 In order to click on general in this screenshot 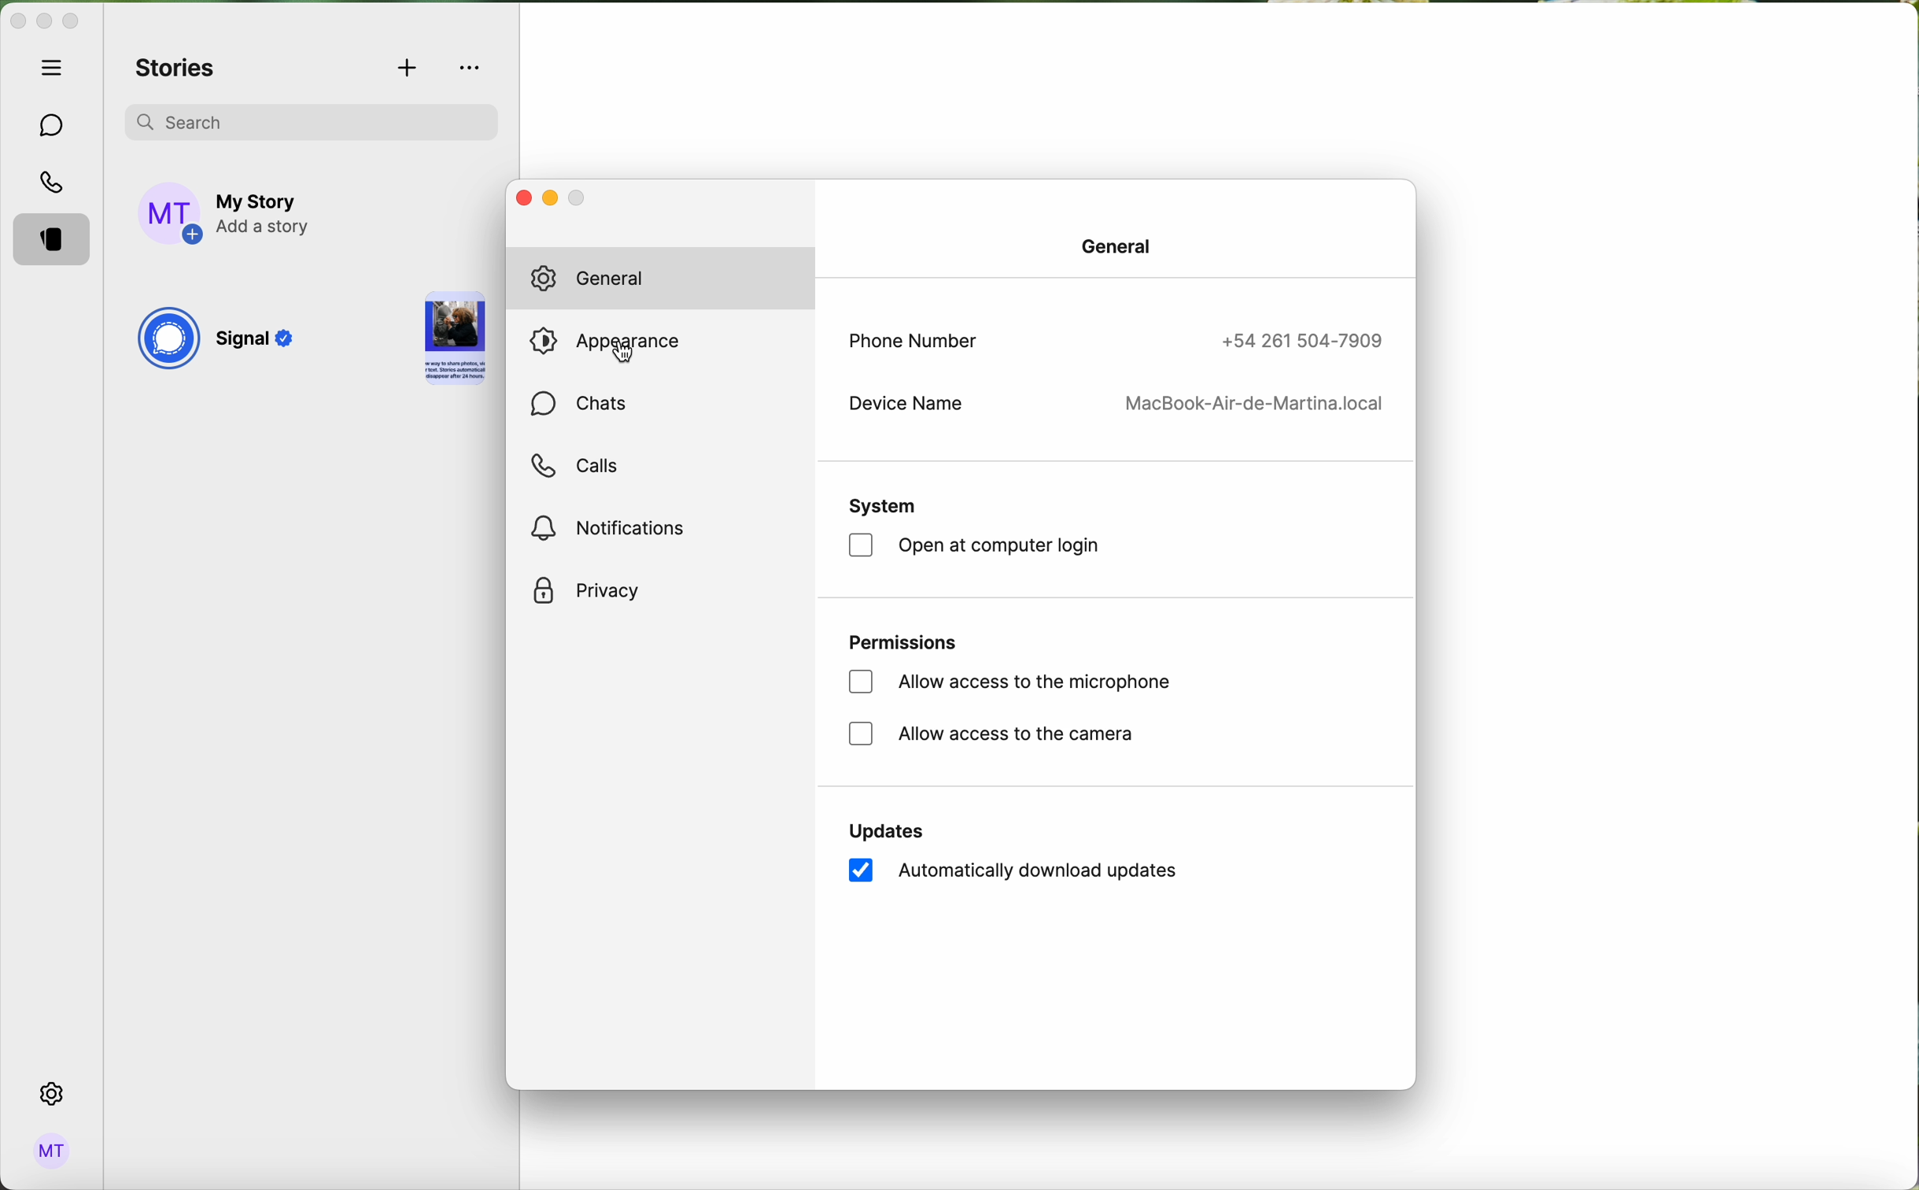, I will do `click(659, 279)`.